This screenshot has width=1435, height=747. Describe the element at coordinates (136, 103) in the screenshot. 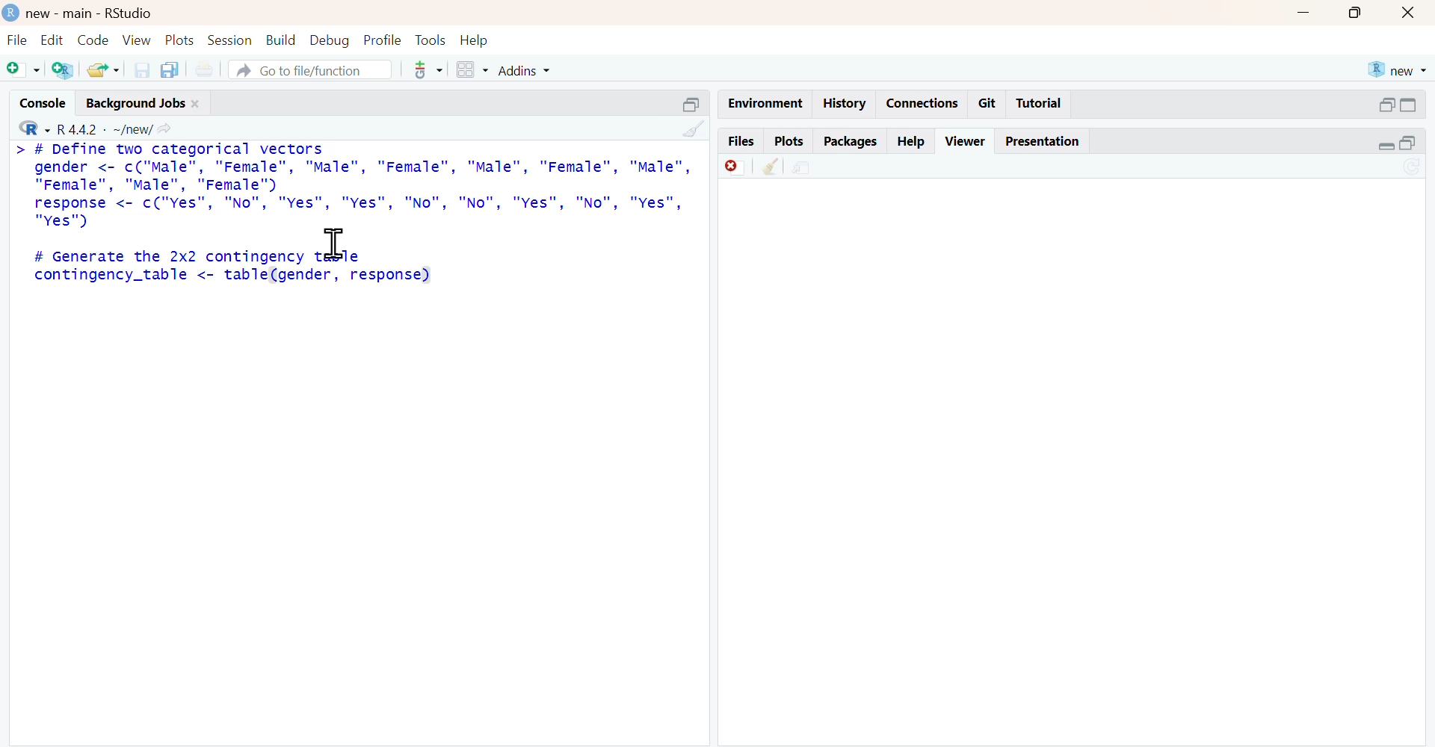

I see `background jobs` at that location.